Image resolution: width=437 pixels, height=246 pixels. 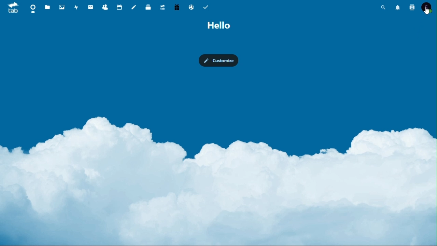 I want to click on task, so click(x=206, y=6).